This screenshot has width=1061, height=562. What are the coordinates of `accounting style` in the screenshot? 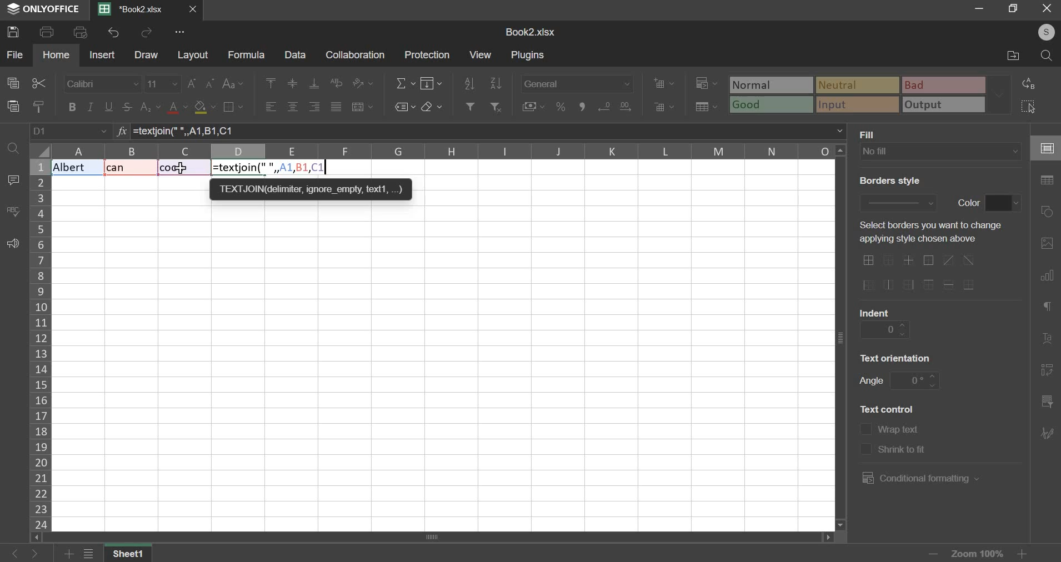 It's located at (534, 106).